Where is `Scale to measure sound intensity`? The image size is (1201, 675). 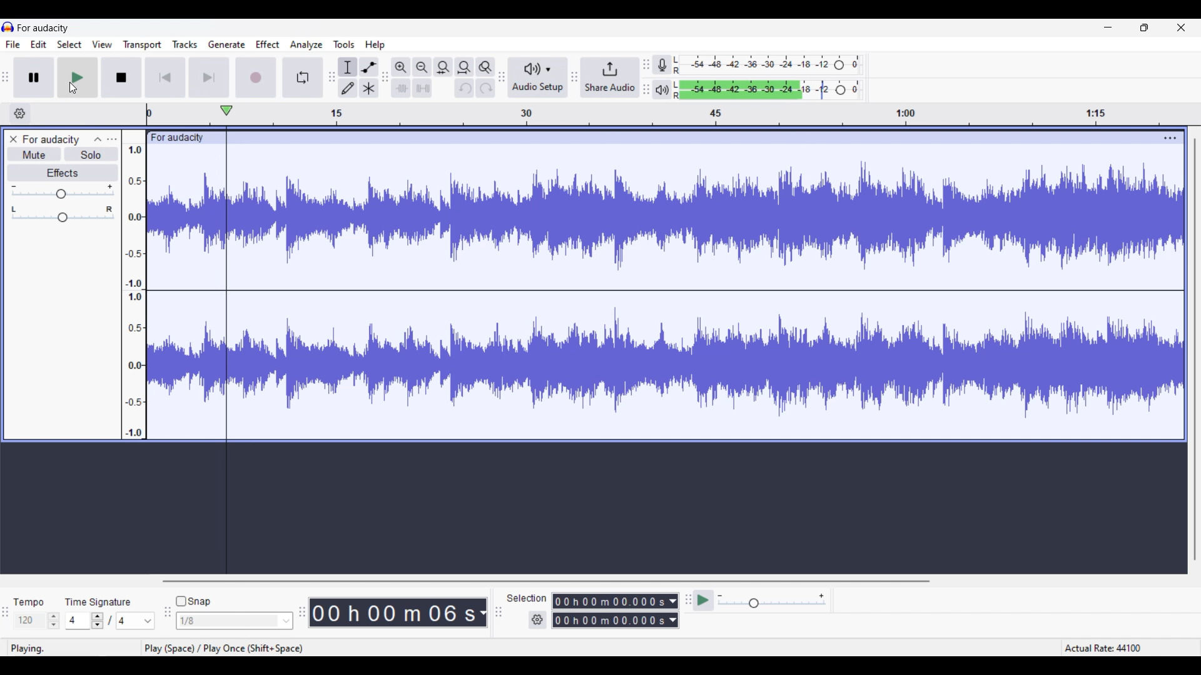
Scale to measure sound intensity is located at coordinates (134, 291).